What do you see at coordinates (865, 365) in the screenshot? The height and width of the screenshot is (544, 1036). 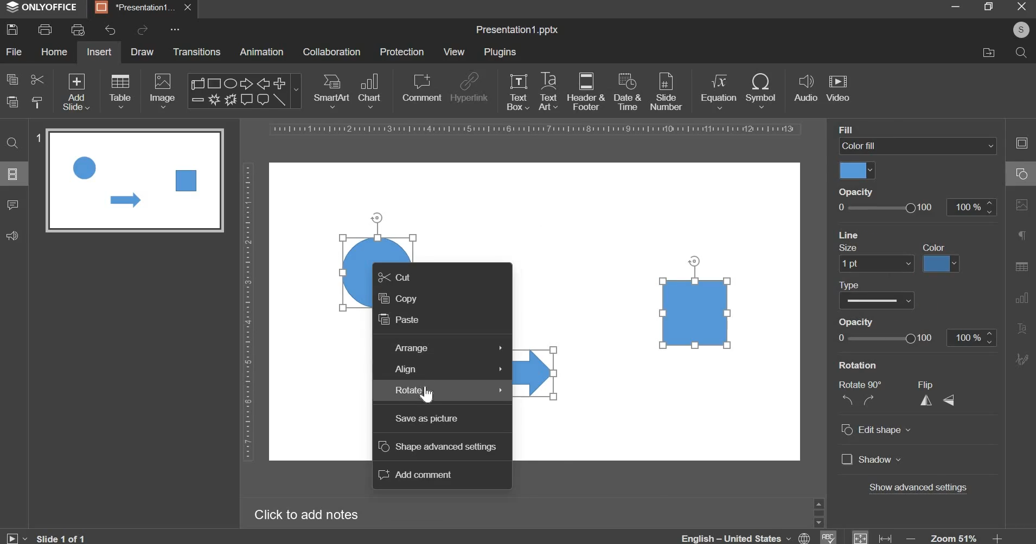 I see `Rotation` at bounding box center [865, 365].